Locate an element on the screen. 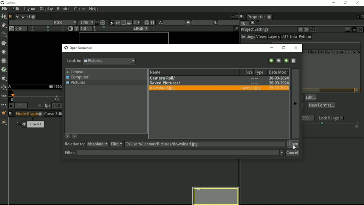  Date modified is located at coordinates (278, 72).